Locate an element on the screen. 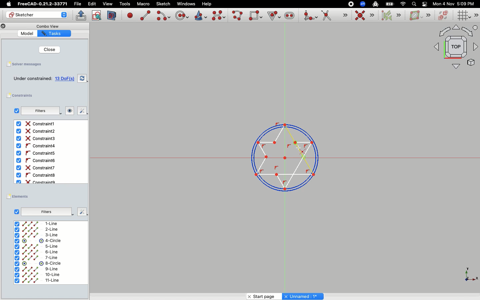 The height and width of the screenshot is (300, 480). Constraint6 is located at coordinates (37, 168).